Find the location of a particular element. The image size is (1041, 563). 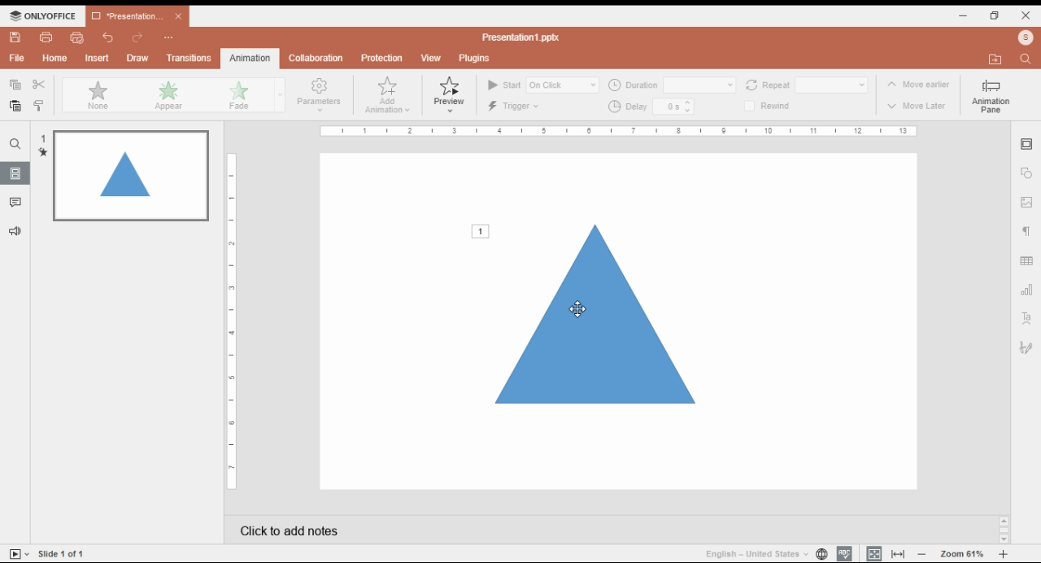

find is located at coordinates (1026, 59).